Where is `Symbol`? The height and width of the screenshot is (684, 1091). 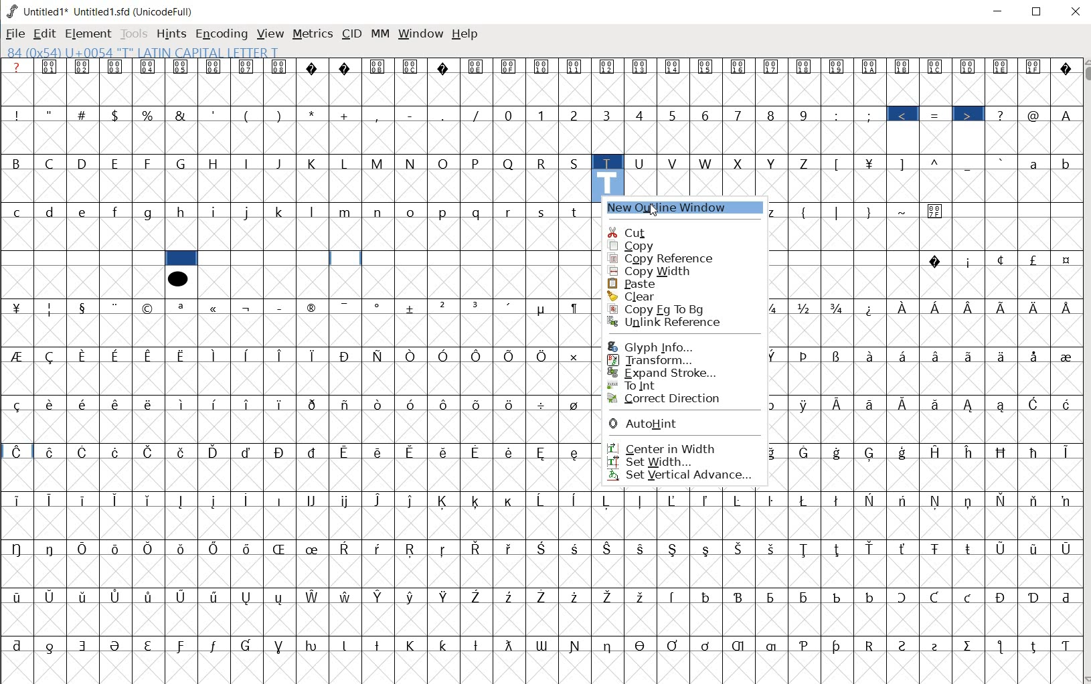 Symbol is located at coordinates (83, 307).